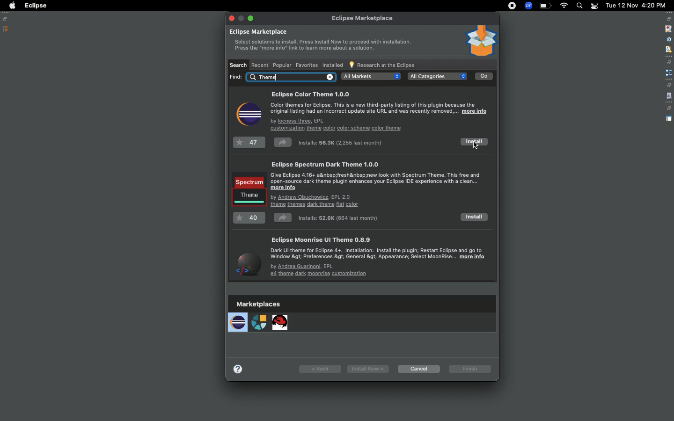  I want to click on stop, so click(667, 28).